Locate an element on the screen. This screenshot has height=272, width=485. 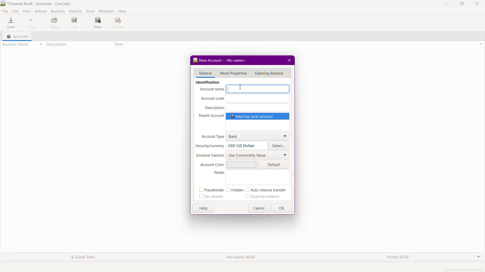
Account Color is located at coordinates (228, 164).